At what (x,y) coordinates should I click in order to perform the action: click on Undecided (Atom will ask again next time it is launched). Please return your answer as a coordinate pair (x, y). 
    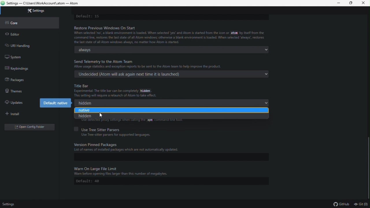
    Looking at the image, I should click on (172, 74).